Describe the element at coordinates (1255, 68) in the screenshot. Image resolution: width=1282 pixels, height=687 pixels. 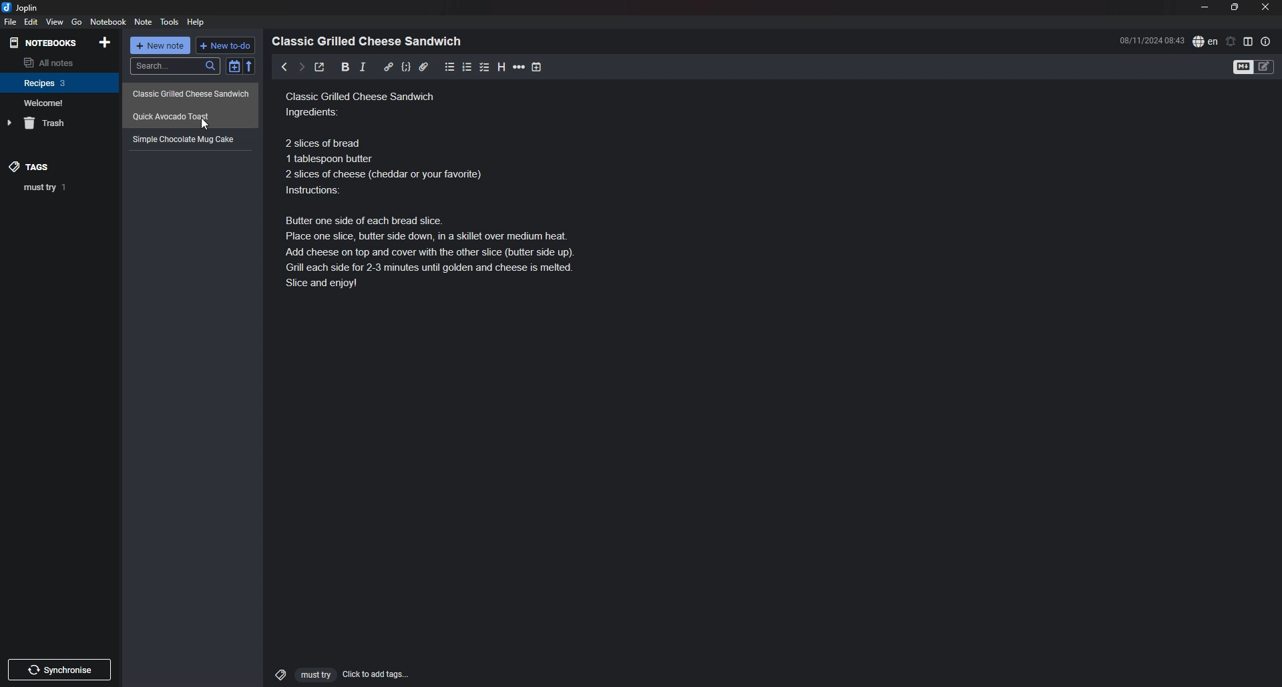
I see `toggle editor` at that location.